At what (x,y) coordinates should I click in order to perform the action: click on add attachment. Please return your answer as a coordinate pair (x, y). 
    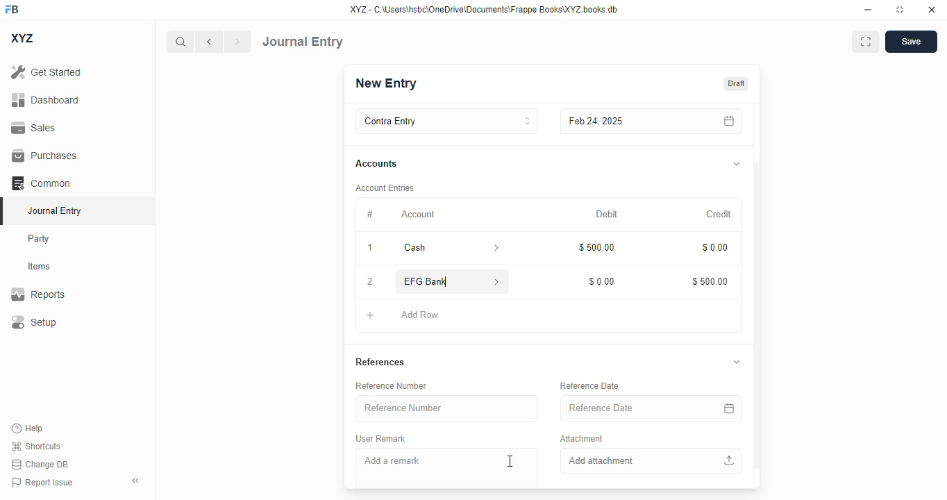
    Looking at the image, I should click on (649, 461).